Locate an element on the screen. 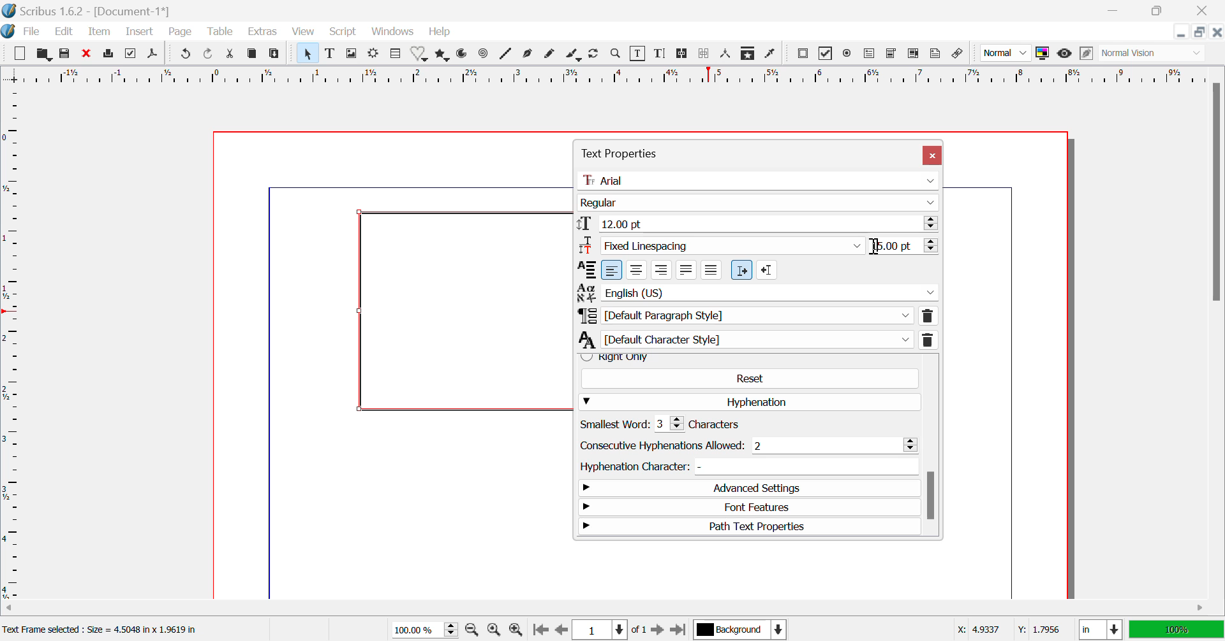 This screenshot has height=641, width=1225. Zoom In is located at coordinates (516, 630).